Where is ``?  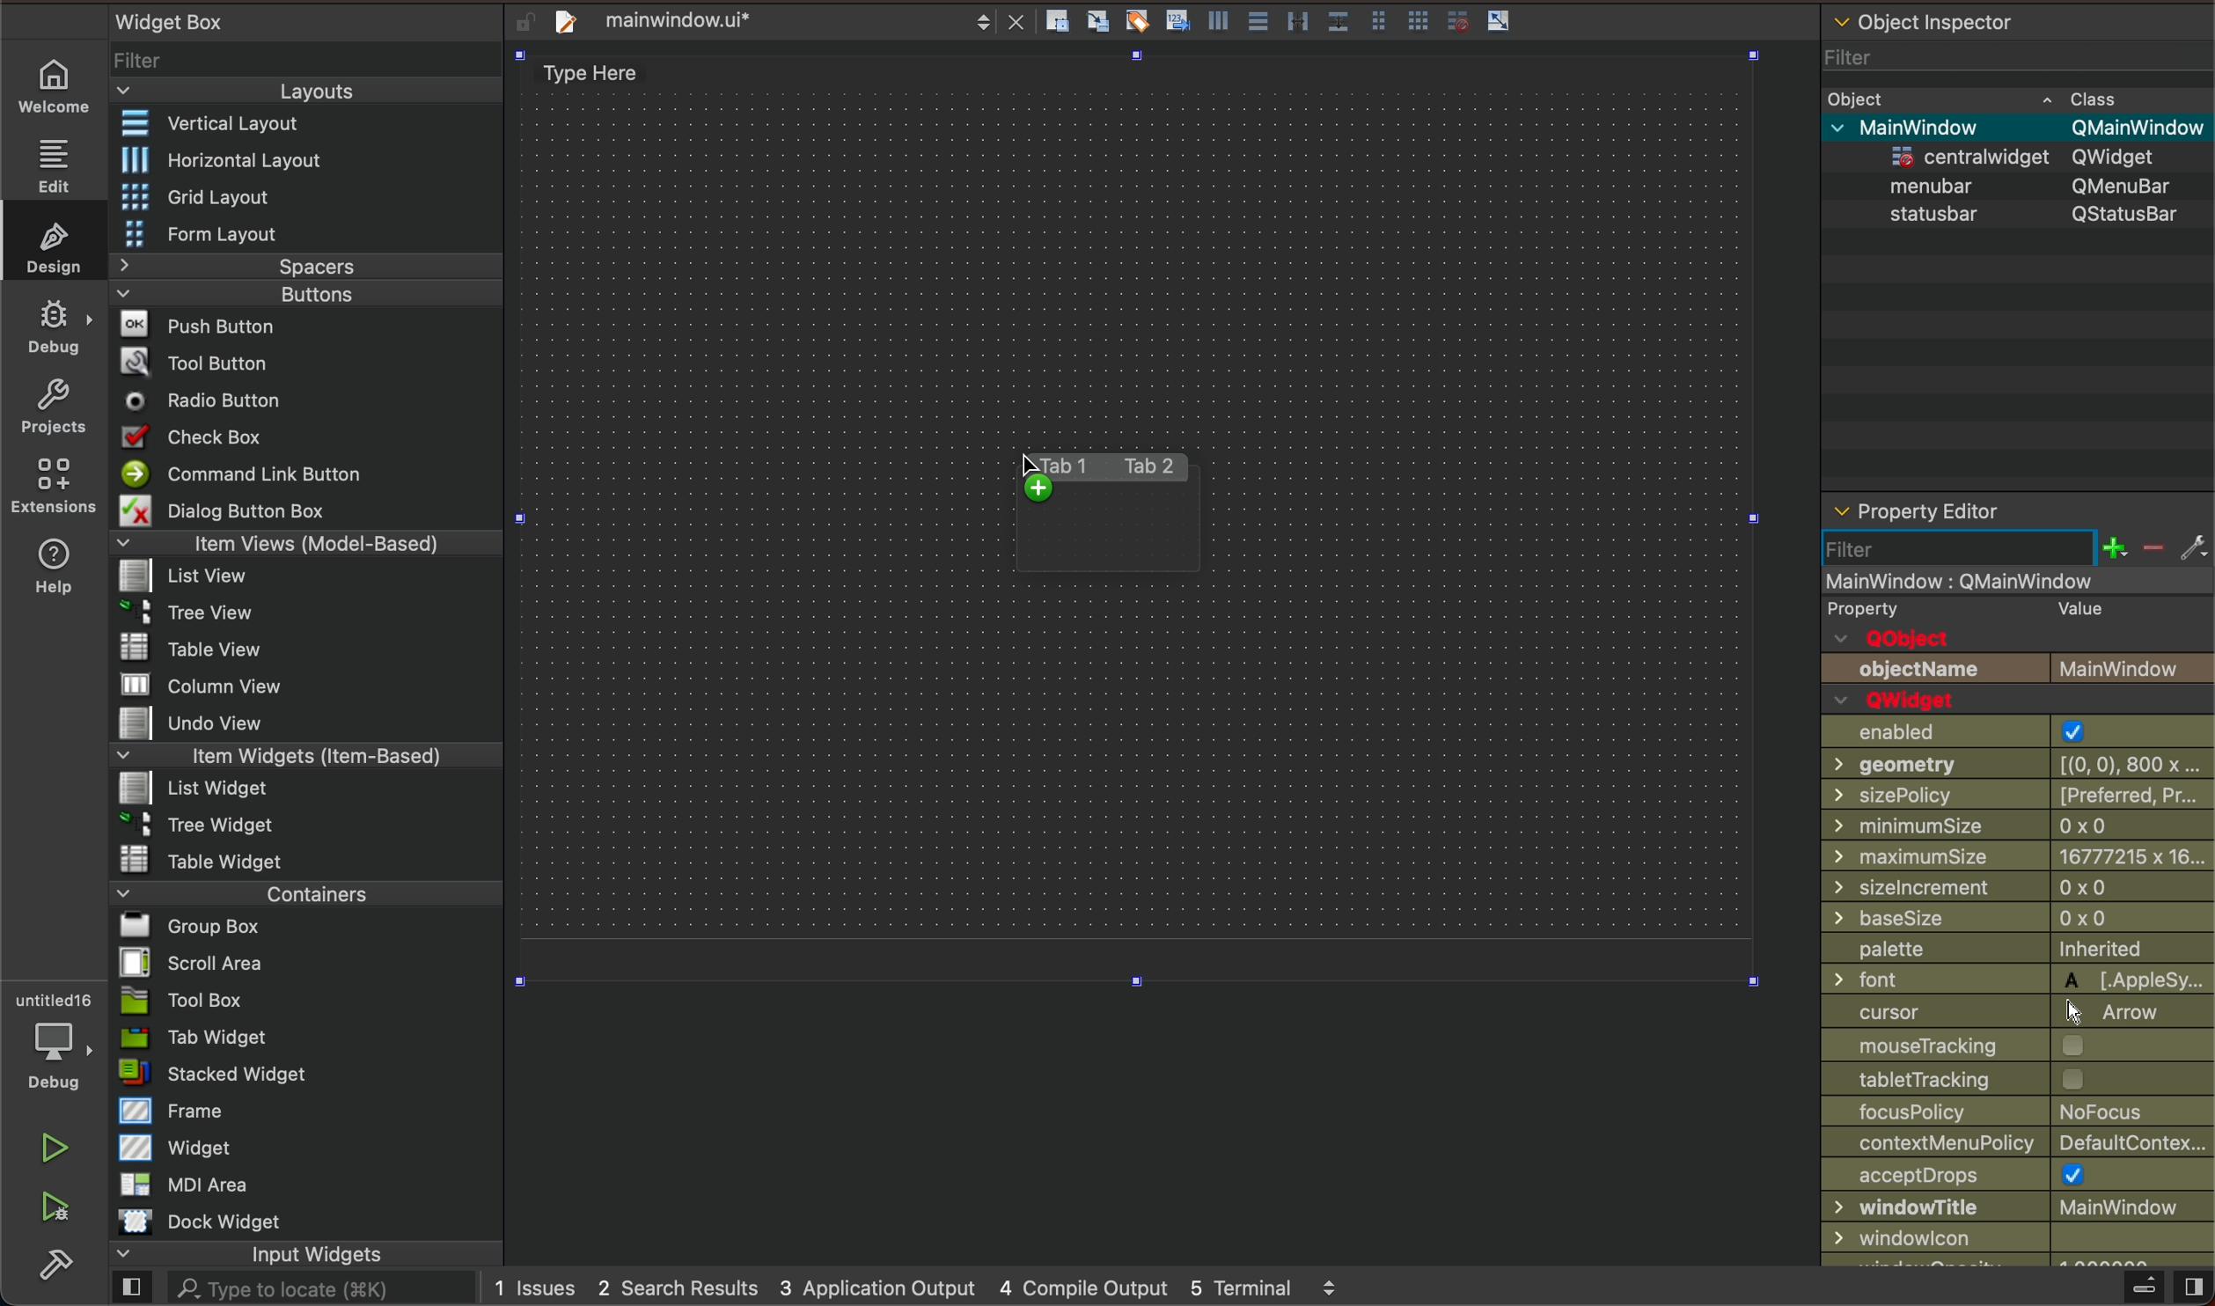
 is located at coordinates (2019, 858).